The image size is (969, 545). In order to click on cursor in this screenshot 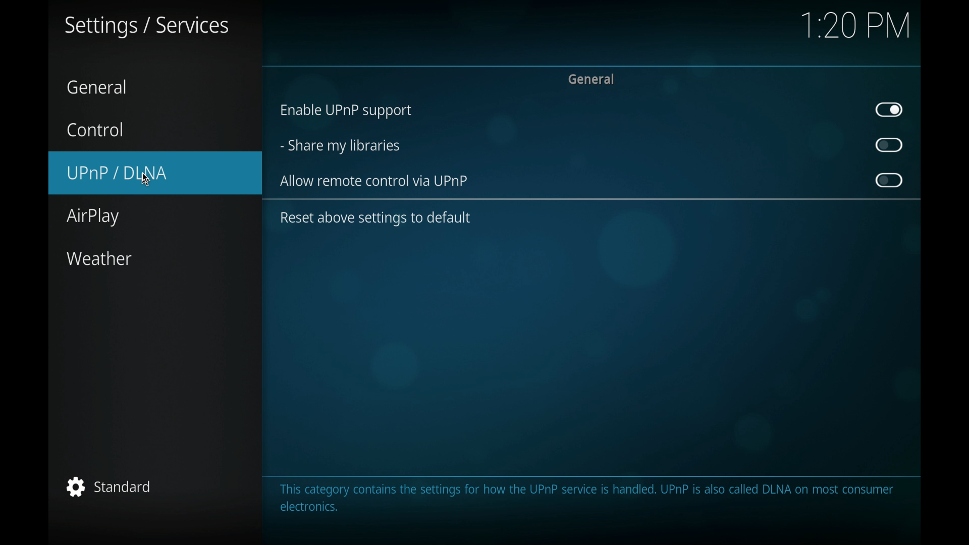, I will do `click(144, 179)`.